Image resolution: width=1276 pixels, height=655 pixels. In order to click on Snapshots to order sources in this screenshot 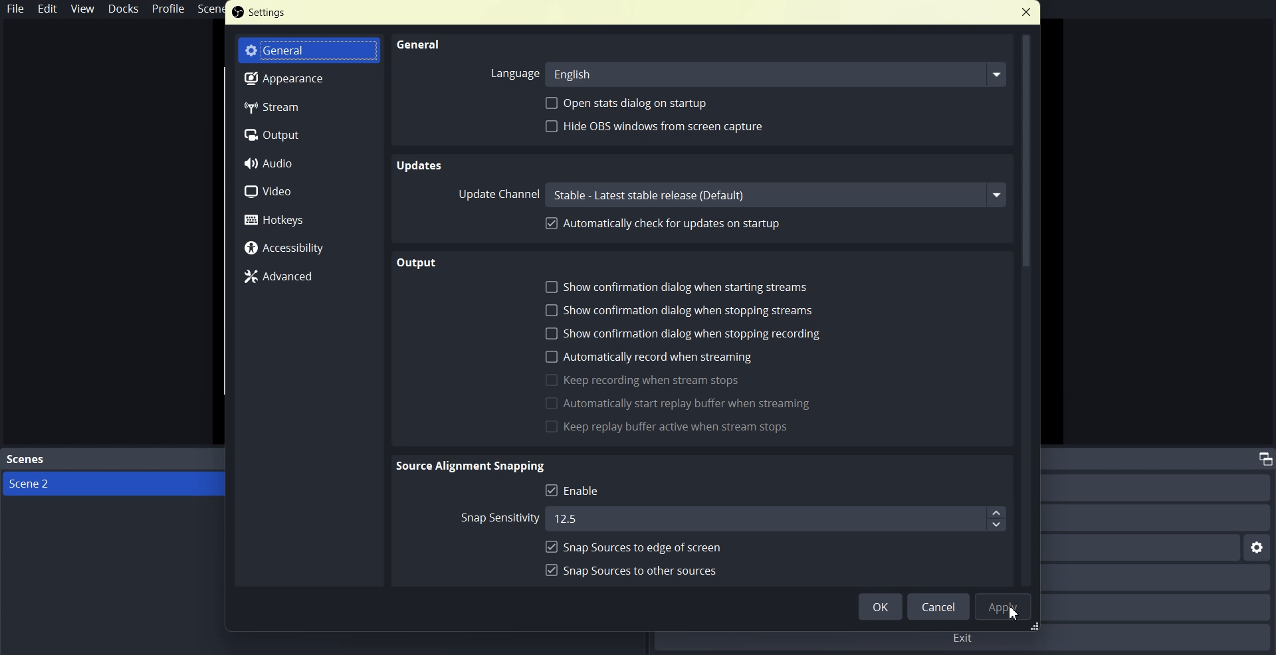, I will do `click(633, 569)`.